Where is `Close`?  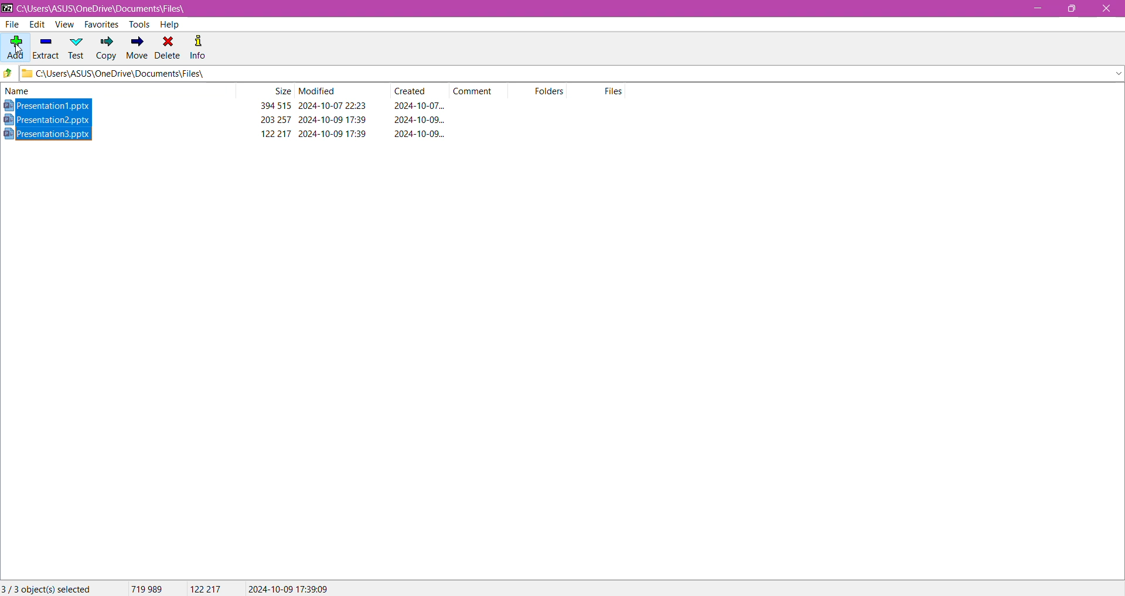 Close is located at coordinates (1106, 9).